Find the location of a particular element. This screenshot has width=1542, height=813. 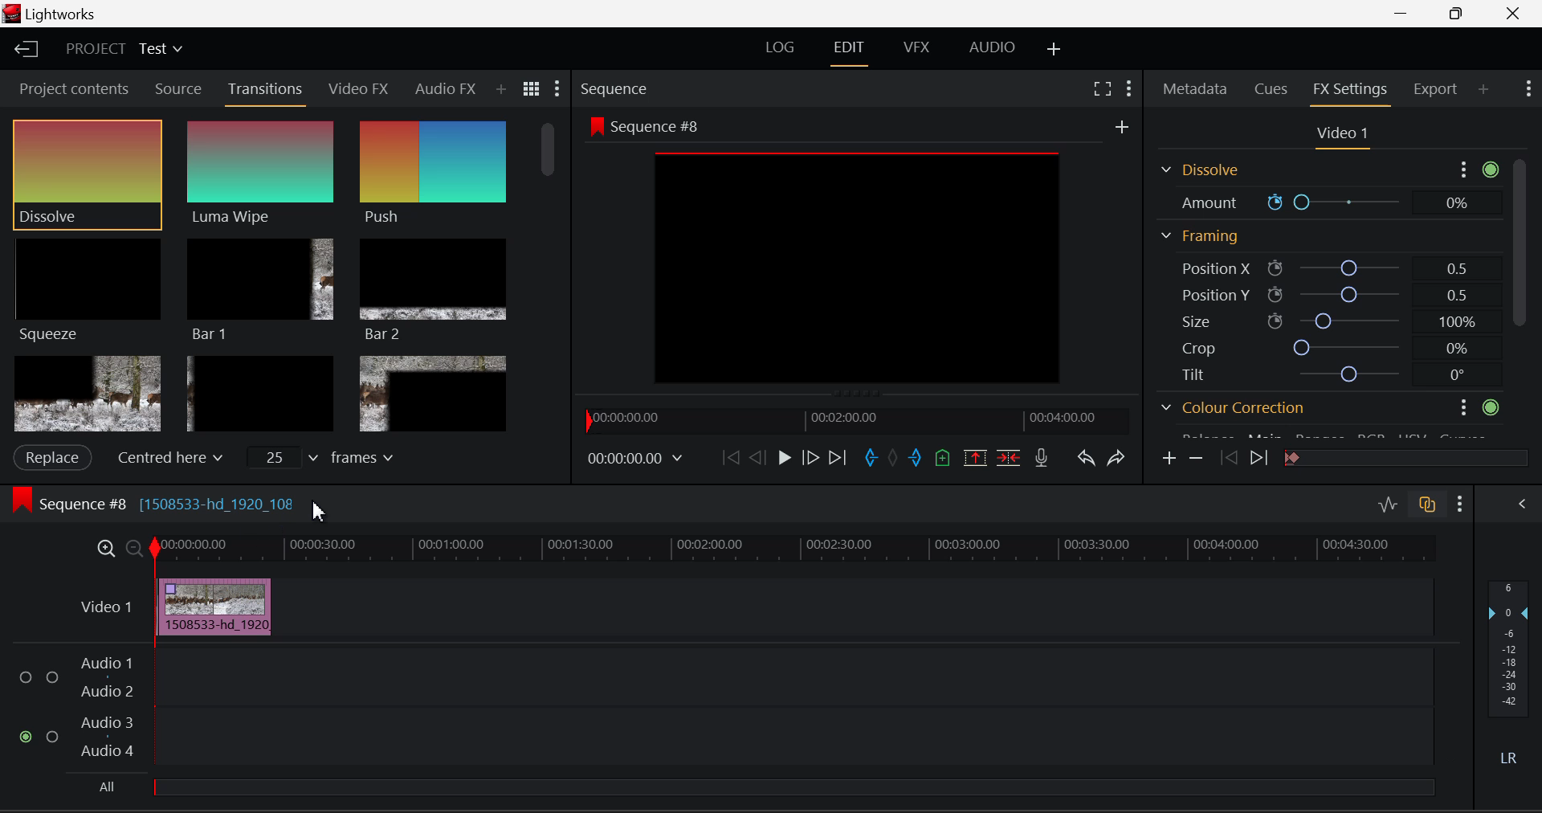

Cues is located at coordinates (1271, 89).